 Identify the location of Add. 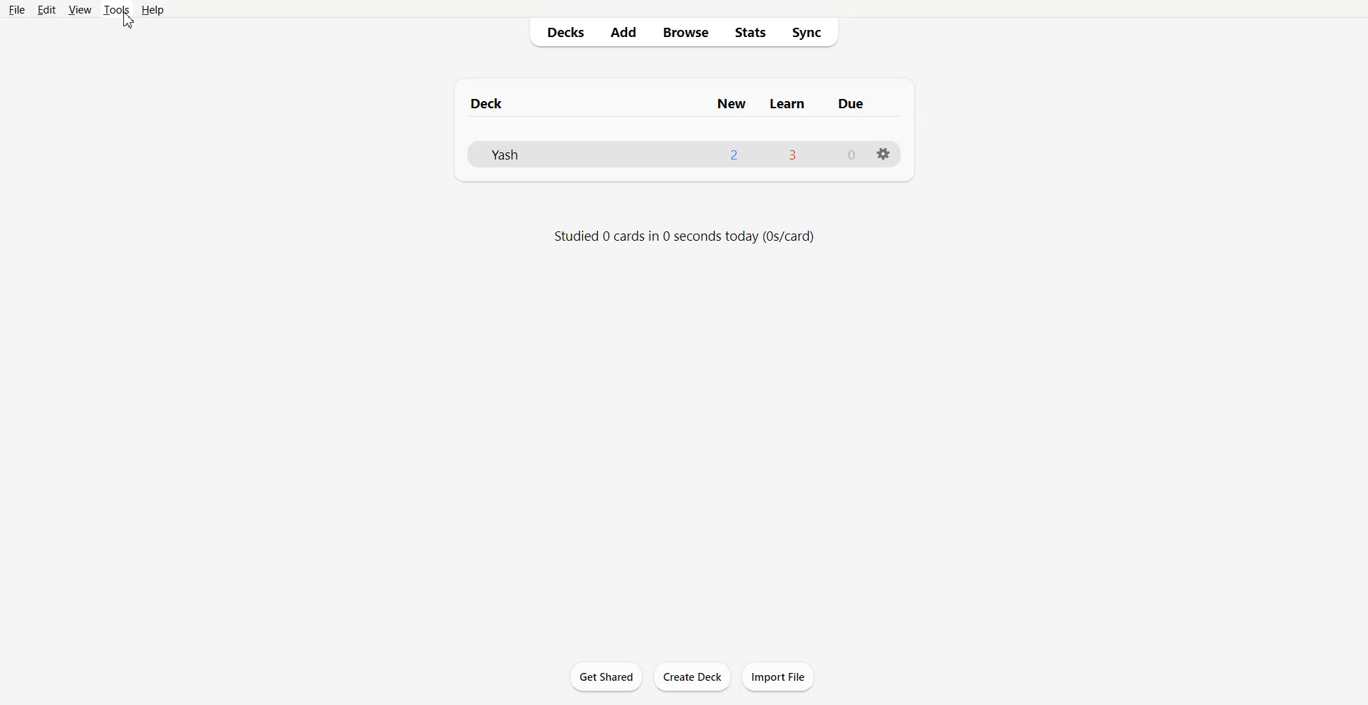
(624, 32).